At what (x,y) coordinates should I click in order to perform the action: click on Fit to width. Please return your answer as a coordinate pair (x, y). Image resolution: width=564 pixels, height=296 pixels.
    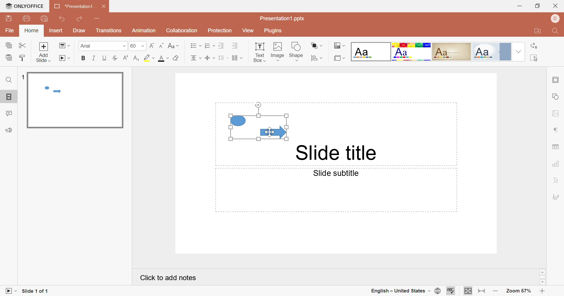
    Looking at the image, I should click on (484, 292).